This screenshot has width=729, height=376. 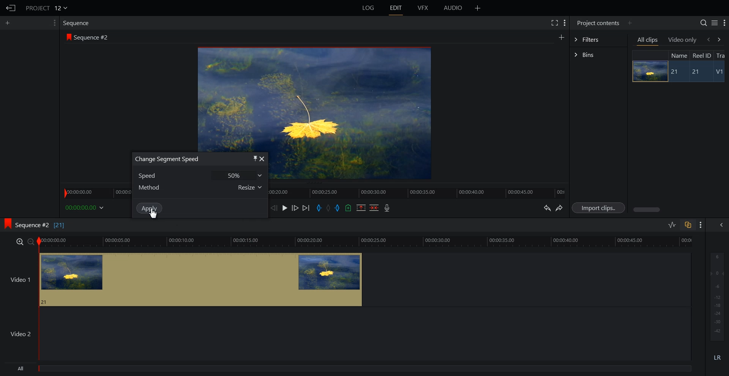 What do you see at coordinates (41, 225) in the screenshot?
I see `Sequence #2 [21]` at bounding box center [41, 225].